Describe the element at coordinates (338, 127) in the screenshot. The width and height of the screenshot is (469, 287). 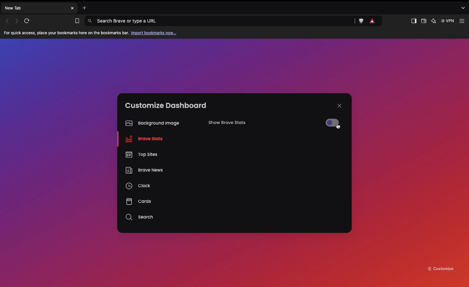
I see `Cursor` at that location.